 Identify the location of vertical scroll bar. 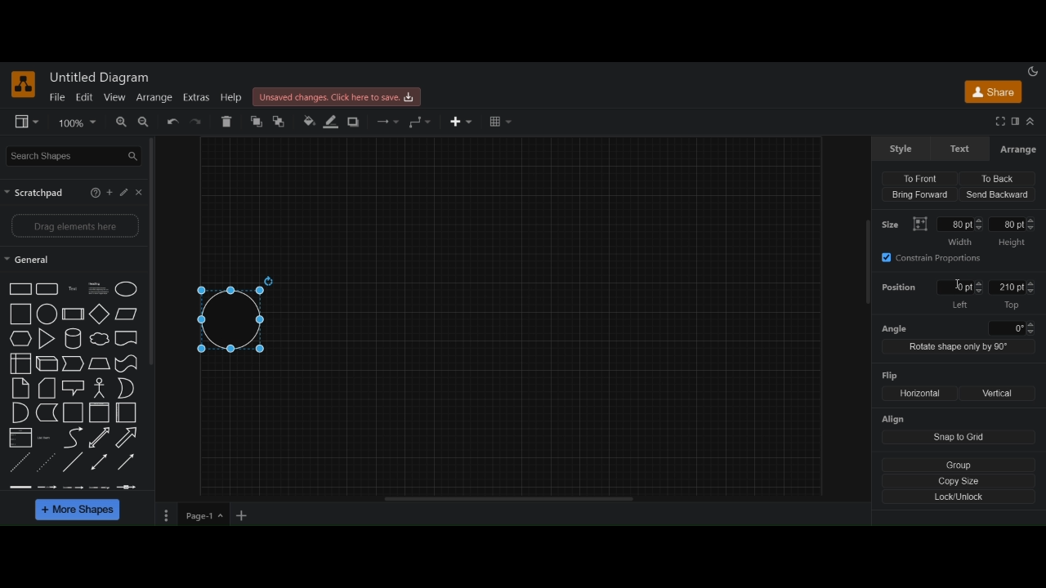
(156, 251).